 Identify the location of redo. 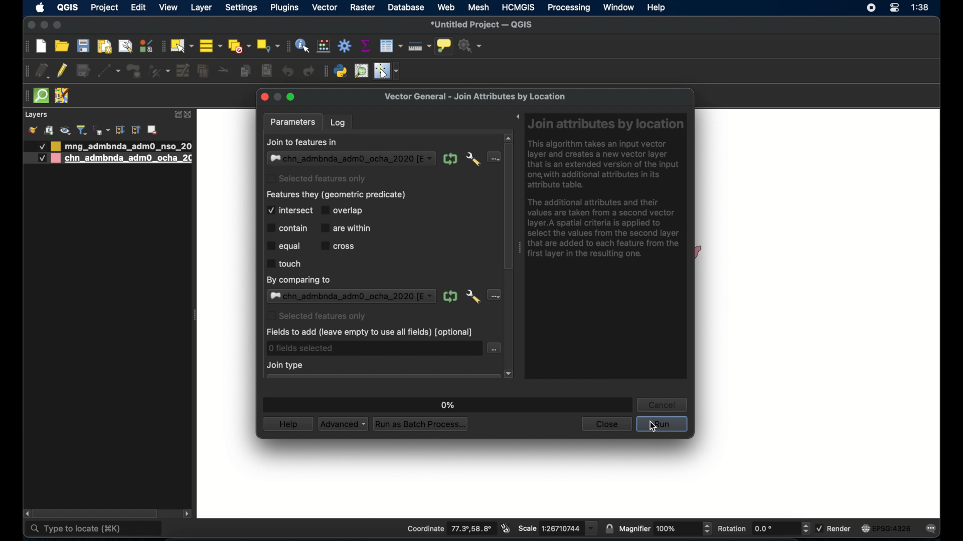
(308, 72).